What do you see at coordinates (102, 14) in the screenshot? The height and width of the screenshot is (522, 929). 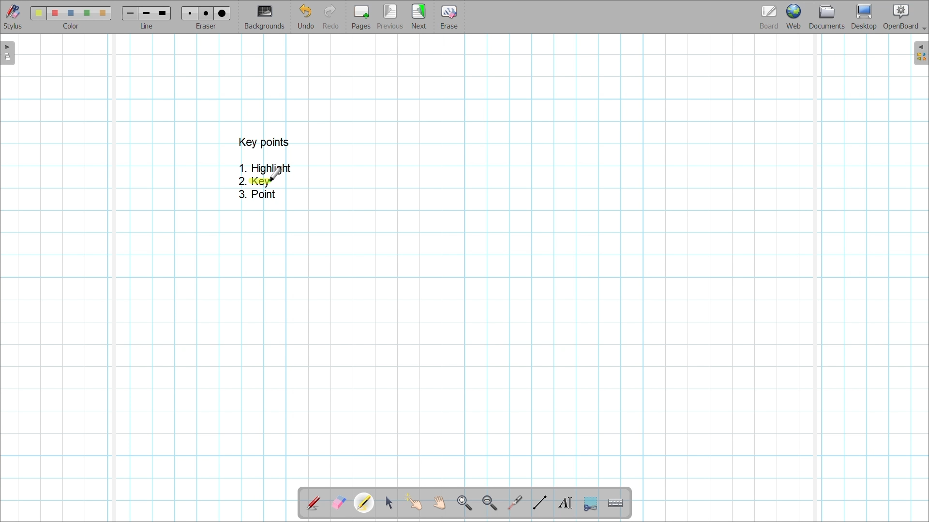 I see `color5` at bounding box center [102, 14].